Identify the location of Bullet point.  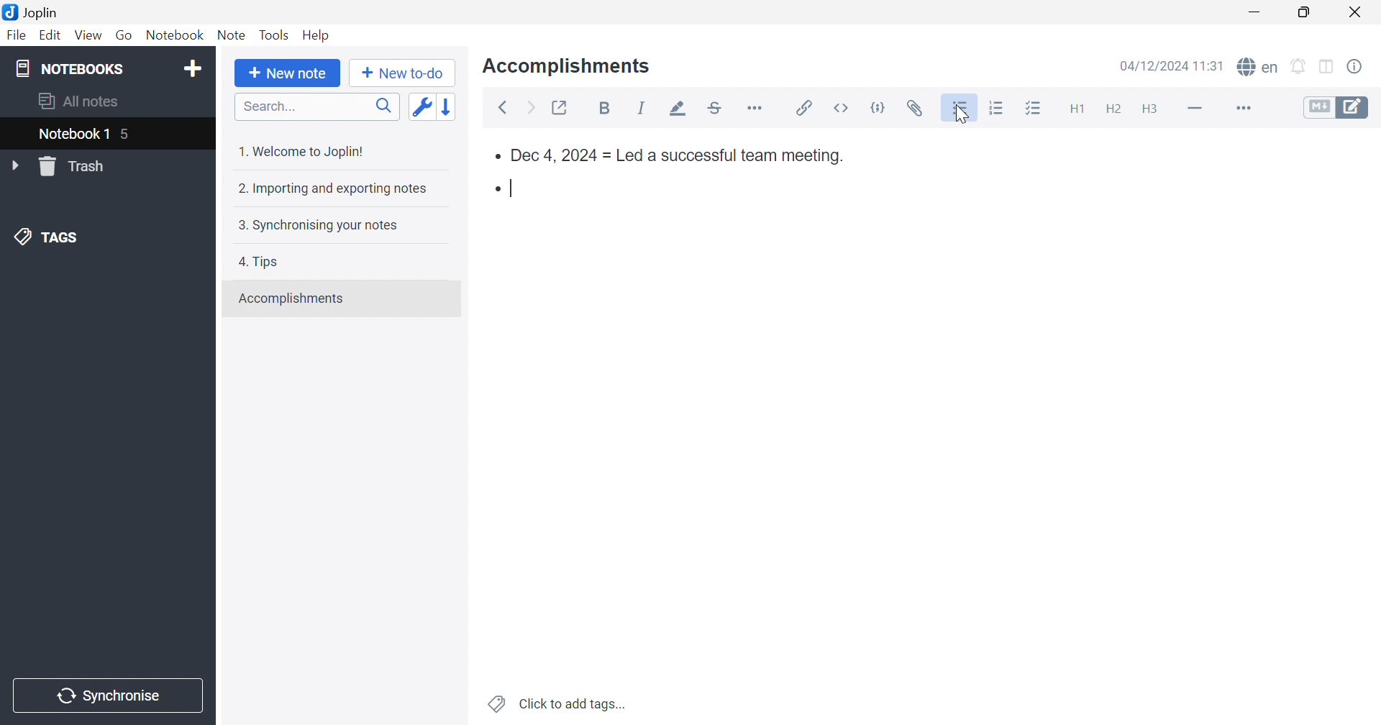
(496, 188).